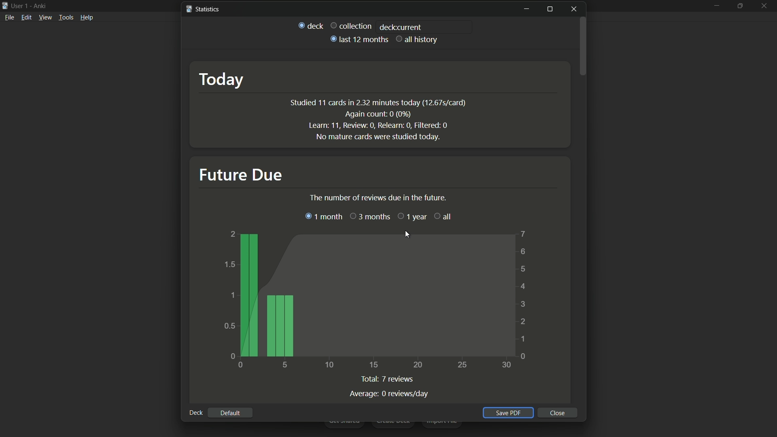  Describe the element at coordinates (224, 79) in the screenshot. I see `today` at that location.